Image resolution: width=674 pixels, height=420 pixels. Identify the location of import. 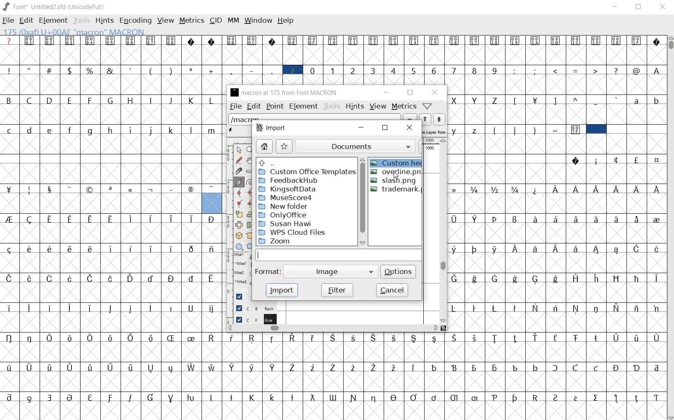
(282, 290).